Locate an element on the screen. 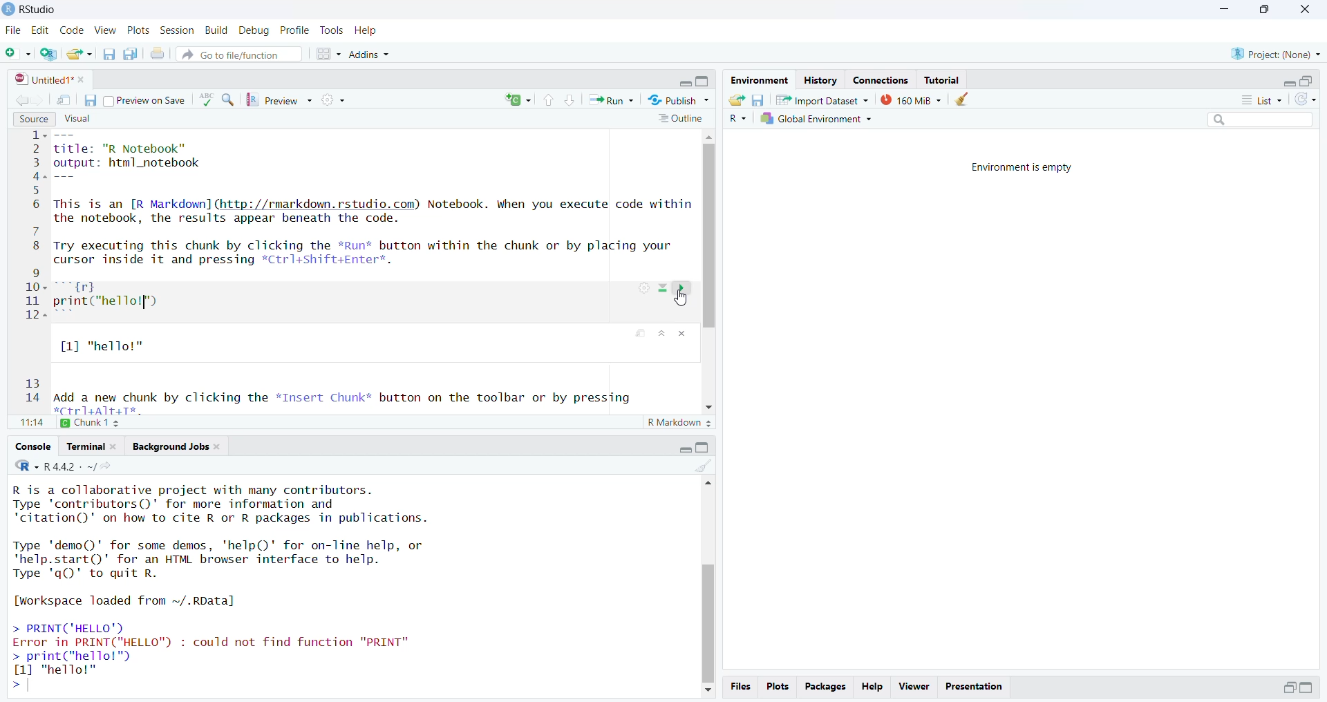 The height and width of the screenshot is (702, 1327). visual is located at coordinates (76, 117).